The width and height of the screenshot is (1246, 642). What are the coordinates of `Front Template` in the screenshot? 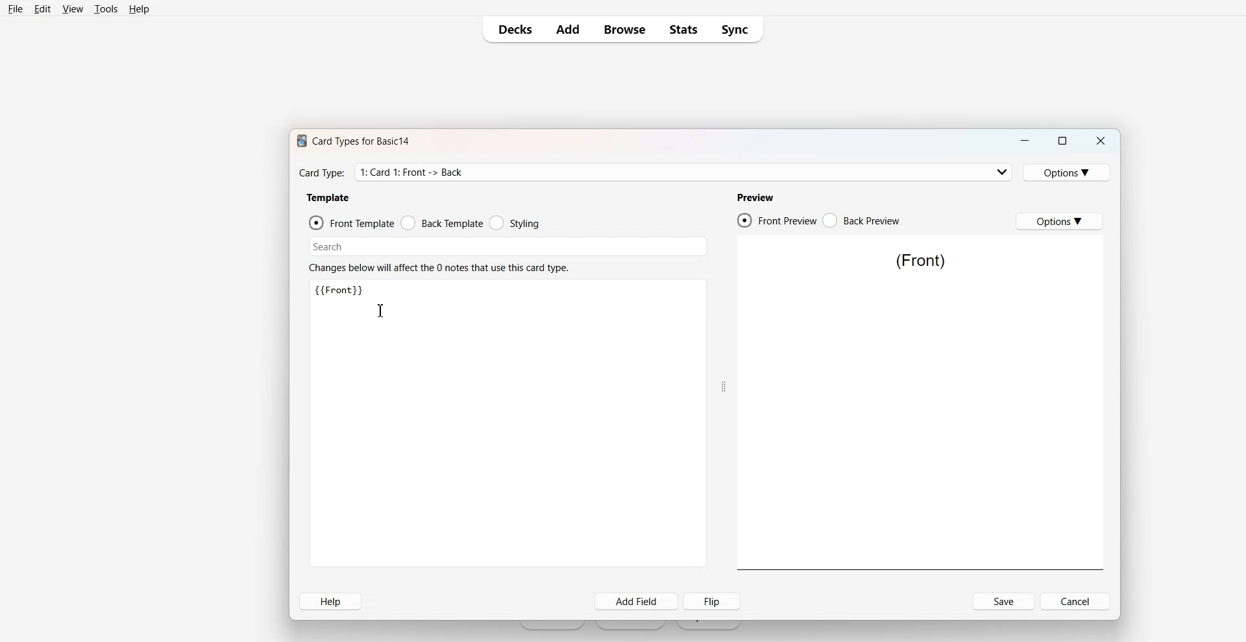 It's located at (352, 222).